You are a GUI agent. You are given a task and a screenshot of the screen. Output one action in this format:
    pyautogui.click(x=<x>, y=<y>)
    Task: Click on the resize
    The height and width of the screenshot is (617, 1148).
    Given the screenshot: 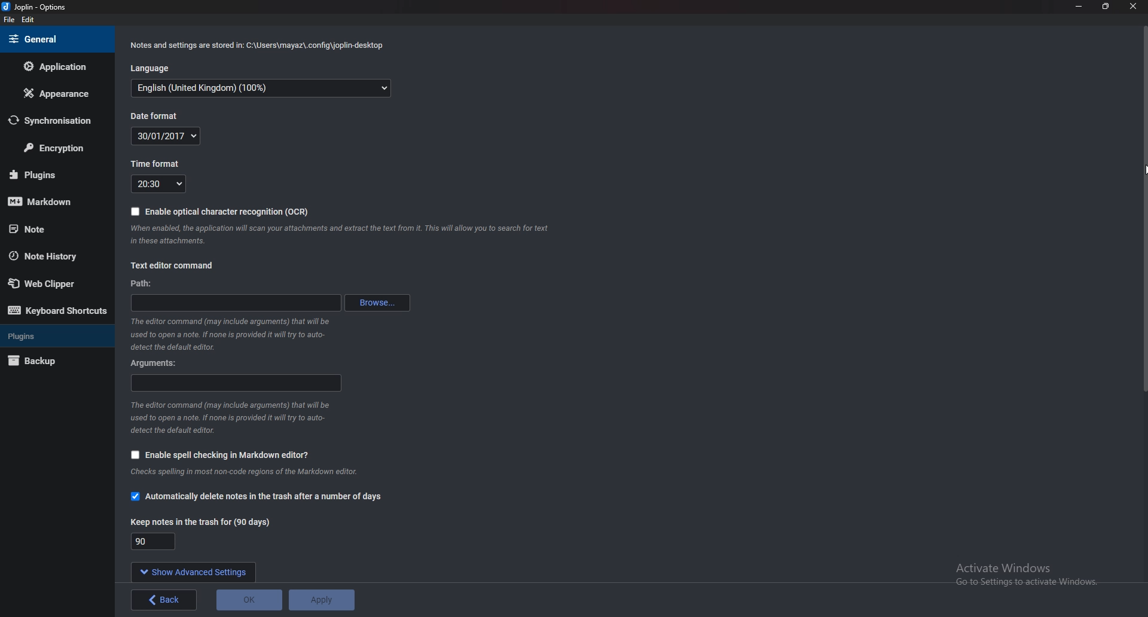 What is the action you would take?
    pyautogui.click(x=1105, y=6)
    